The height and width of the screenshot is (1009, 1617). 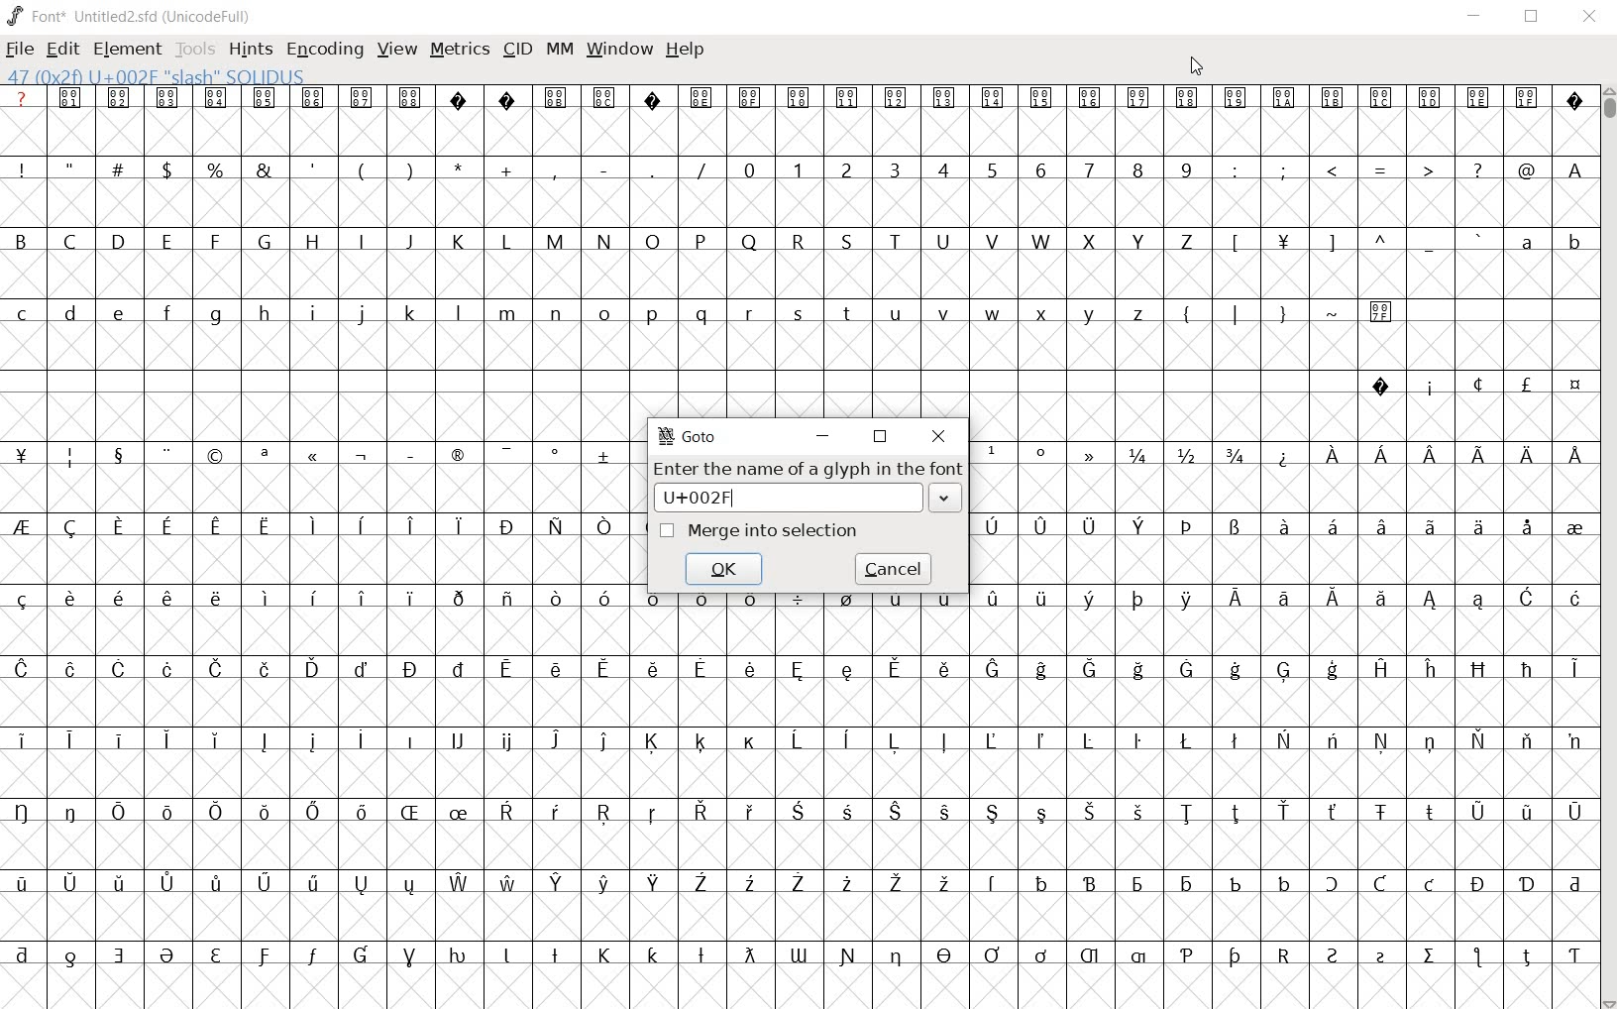 I want to click on CURSOR, so click(x=1607, y=548).